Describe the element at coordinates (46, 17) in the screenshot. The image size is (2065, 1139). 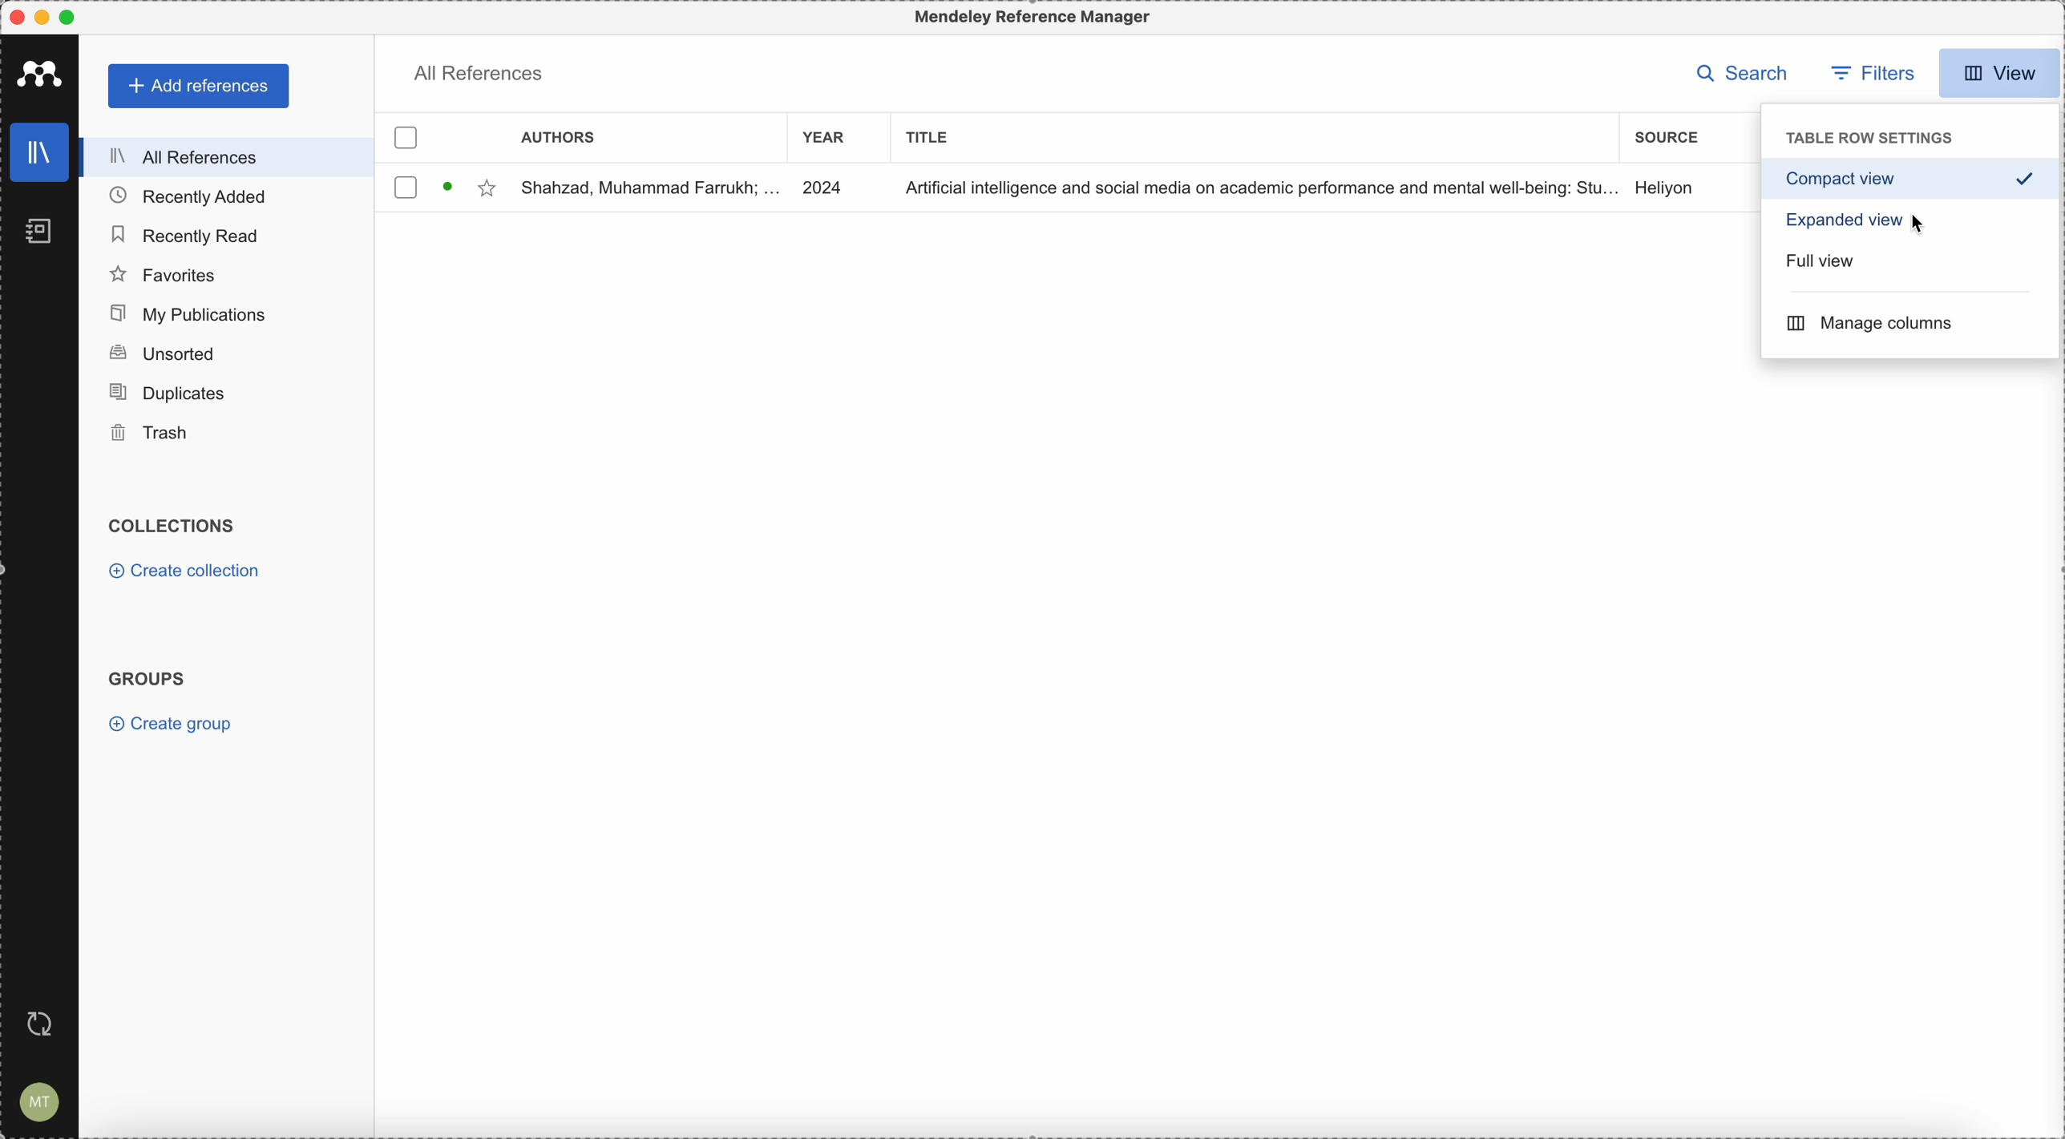
I see `minimize` at that location.